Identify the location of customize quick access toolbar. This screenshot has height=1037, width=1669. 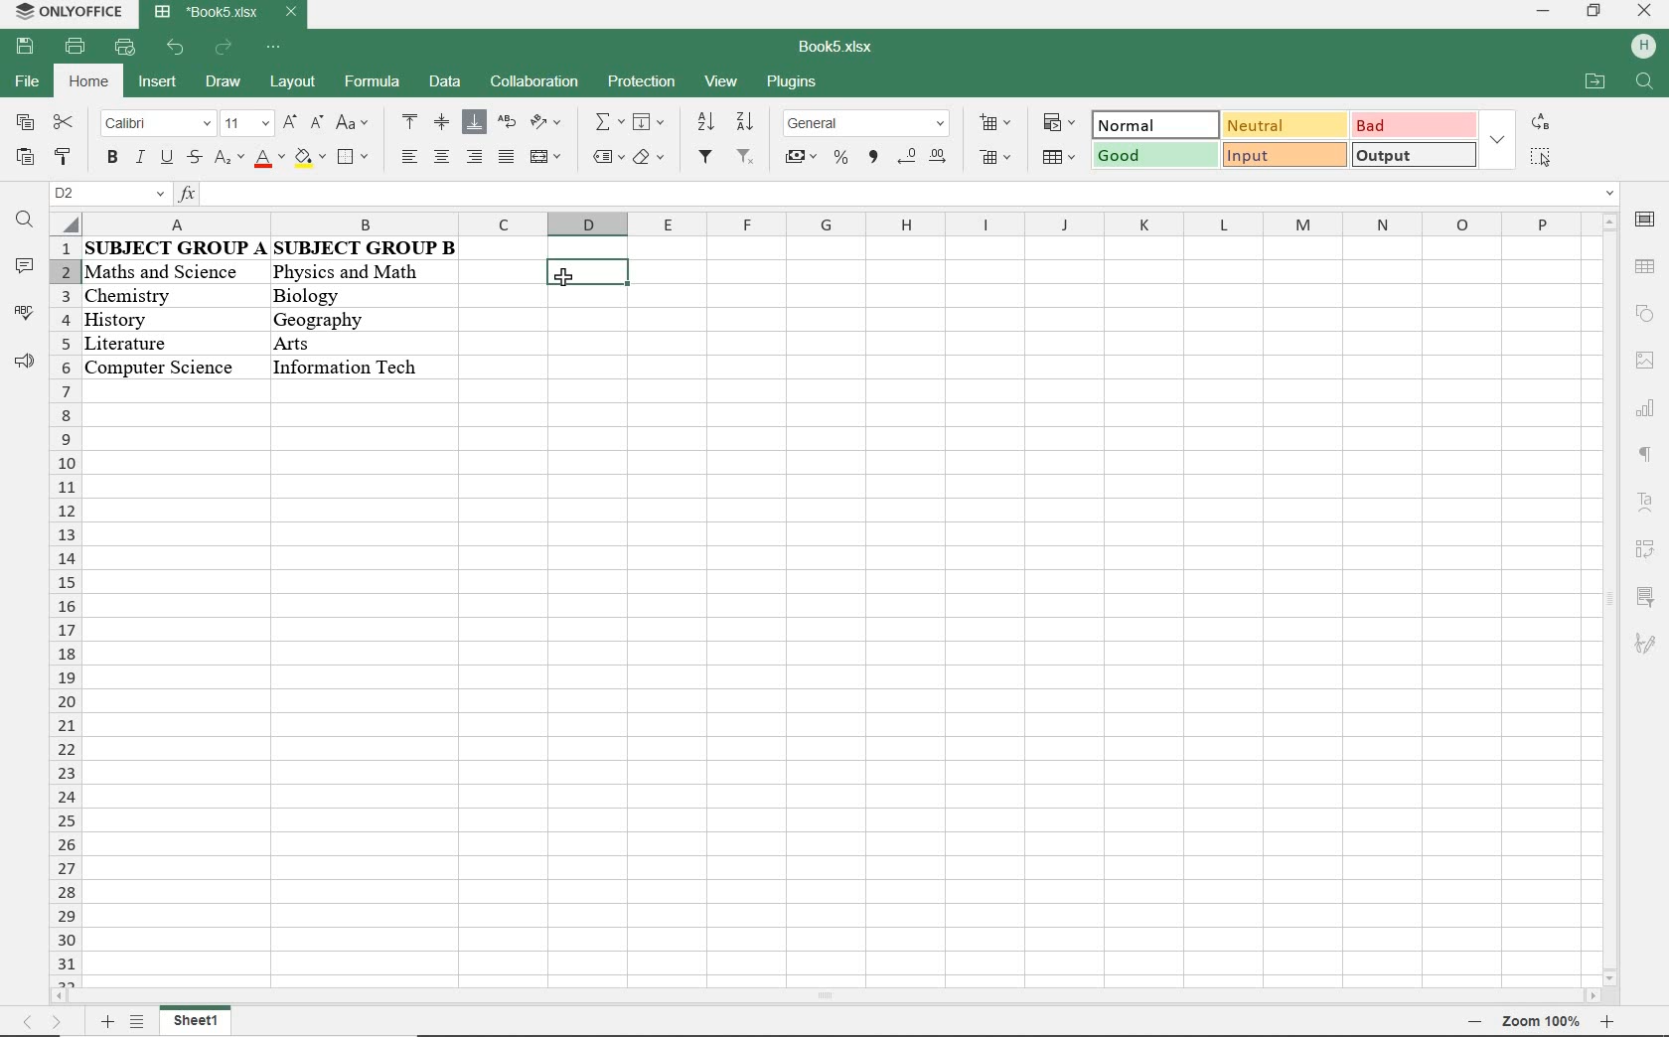
(274, 48).